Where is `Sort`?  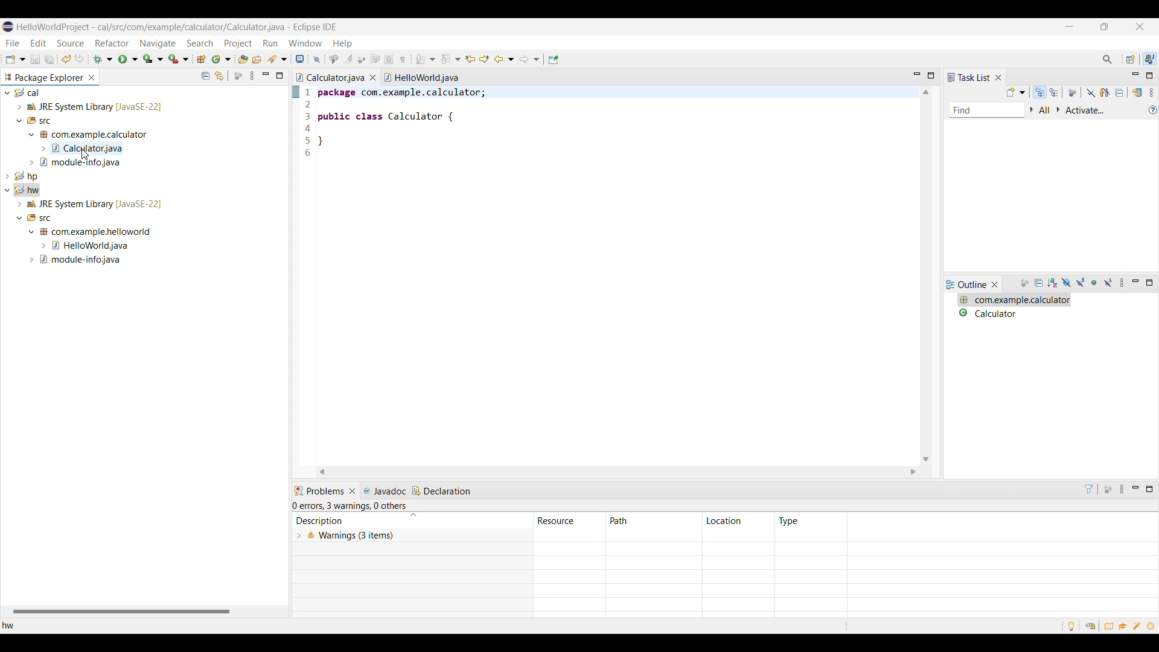
Sort is located at coordinates (1053, 283).